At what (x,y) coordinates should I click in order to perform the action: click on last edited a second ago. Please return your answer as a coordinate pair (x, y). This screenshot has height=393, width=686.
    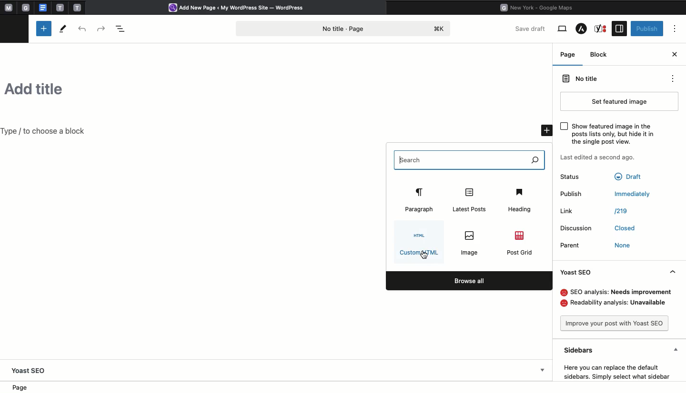
    Looking at the image, I should click on (597, 158).